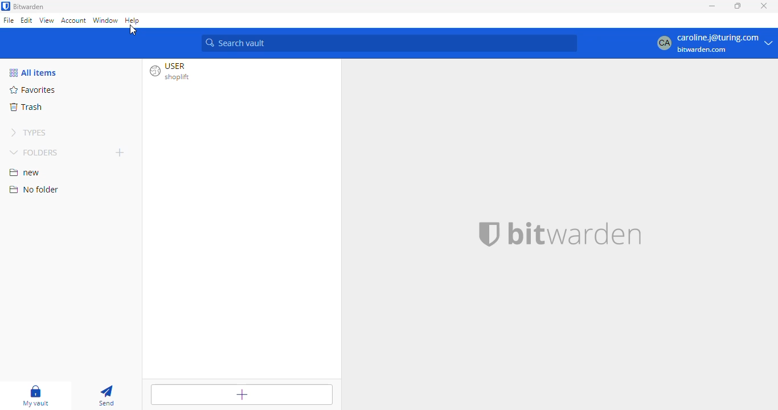  Describe the element at coordinates (662, 43) in the screenshot. I see `CA` at that location.